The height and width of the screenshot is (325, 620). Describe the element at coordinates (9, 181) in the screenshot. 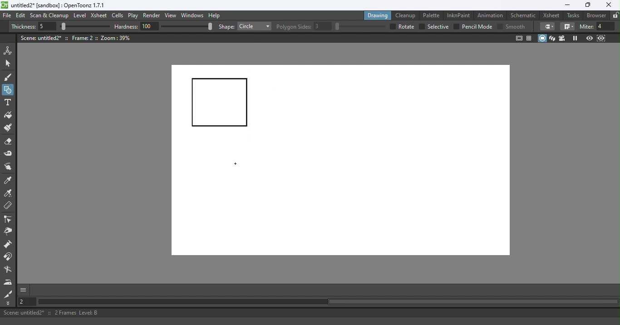

I see `Style picker tool` at that location.